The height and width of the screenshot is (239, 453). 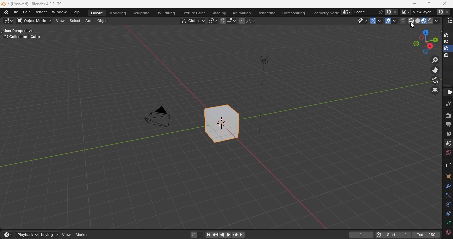 I want to click on scene, so click(x=448, y=143).